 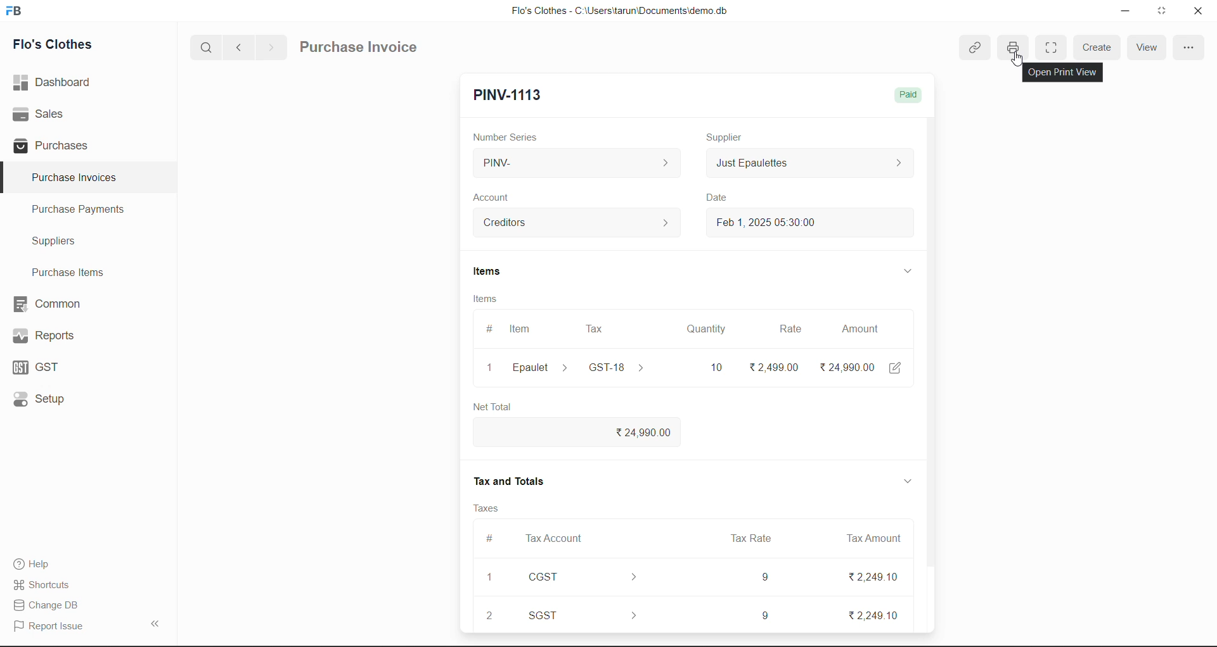 What do you see at coordinates (75, 178) in the screenshot?
I see `Purchase Invoices` at bounding box center [75, 178].